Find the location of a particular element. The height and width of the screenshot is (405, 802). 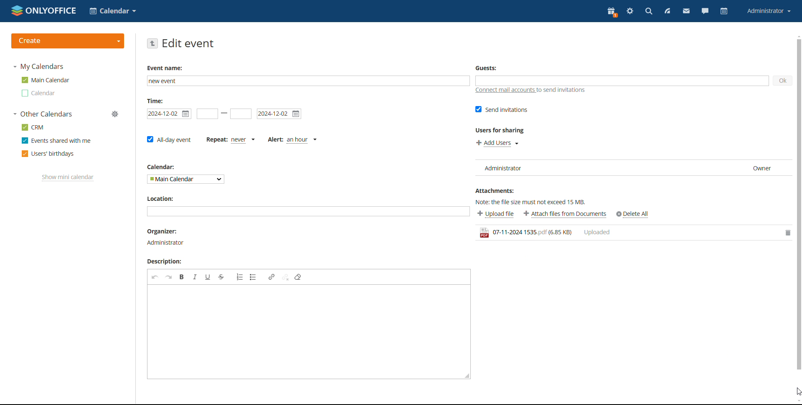

create is located at coordinates (68, 41).